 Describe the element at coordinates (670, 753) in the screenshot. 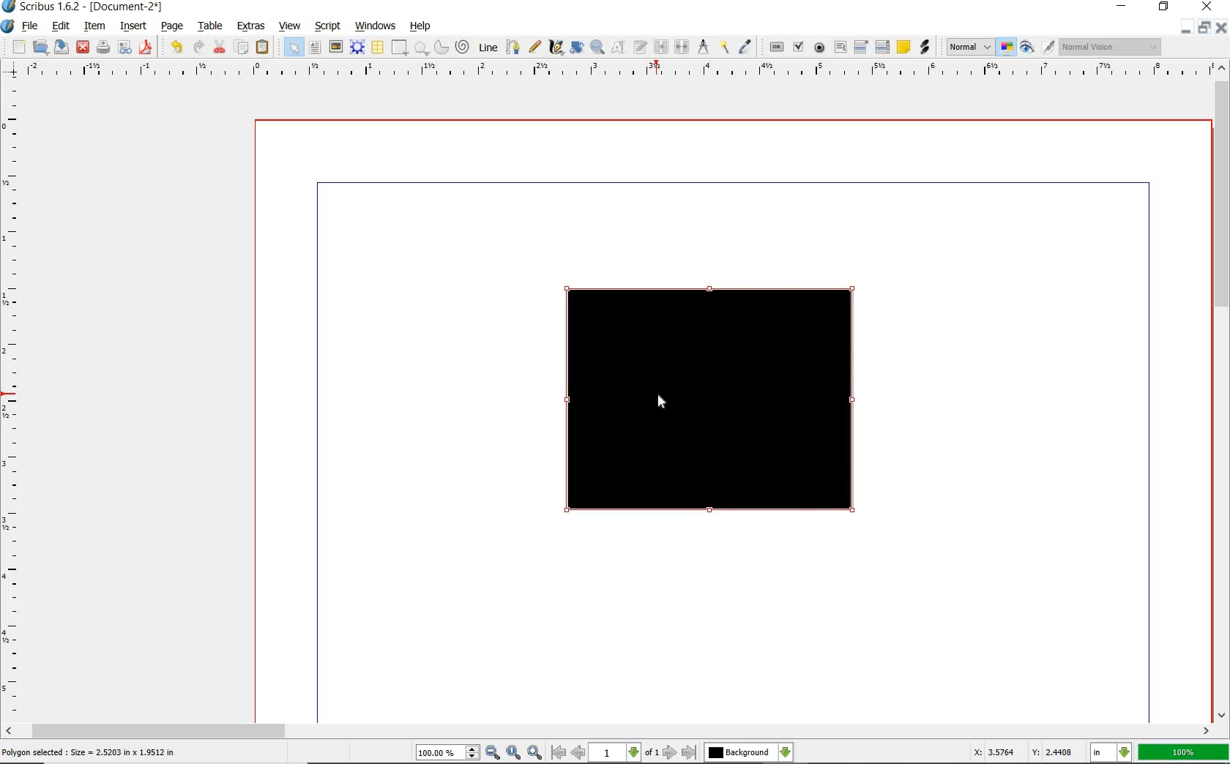

I see `go to next page` at that location.